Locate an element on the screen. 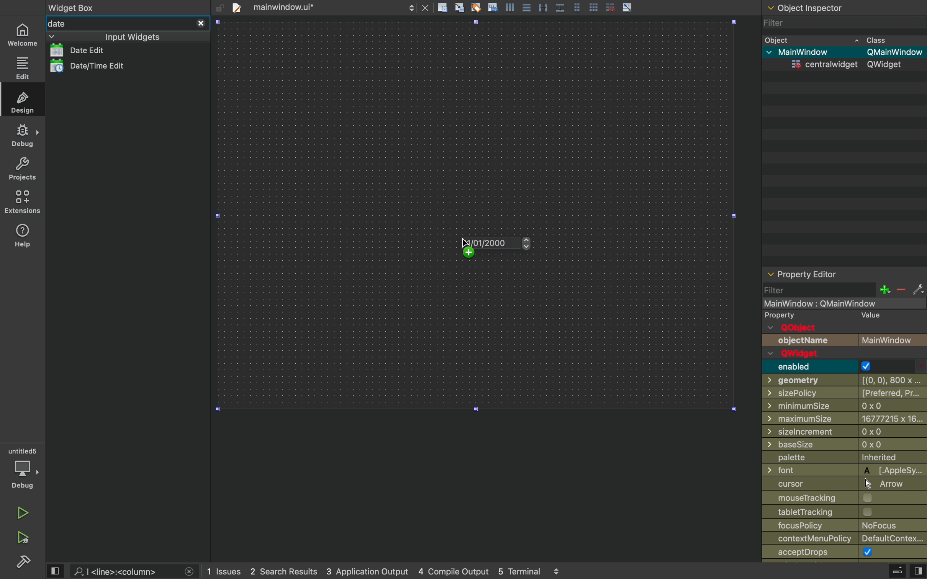  mousetrtacking is located at coordinates (840, 498).